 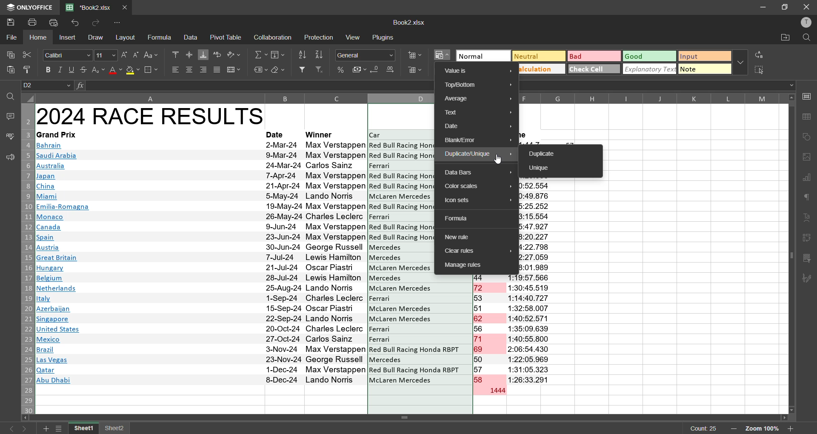 I want to click on merge and center, so click(x=233, y=70).